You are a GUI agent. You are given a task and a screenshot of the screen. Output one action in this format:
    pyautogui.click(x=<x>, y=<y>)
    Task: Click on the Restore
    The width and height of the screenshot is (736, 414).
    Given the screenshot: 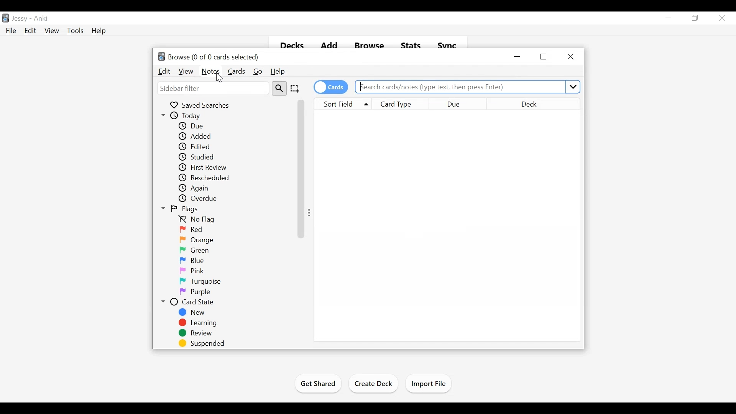 What is the action you would take?
    pyautogui.click(x=695, y=18)
    